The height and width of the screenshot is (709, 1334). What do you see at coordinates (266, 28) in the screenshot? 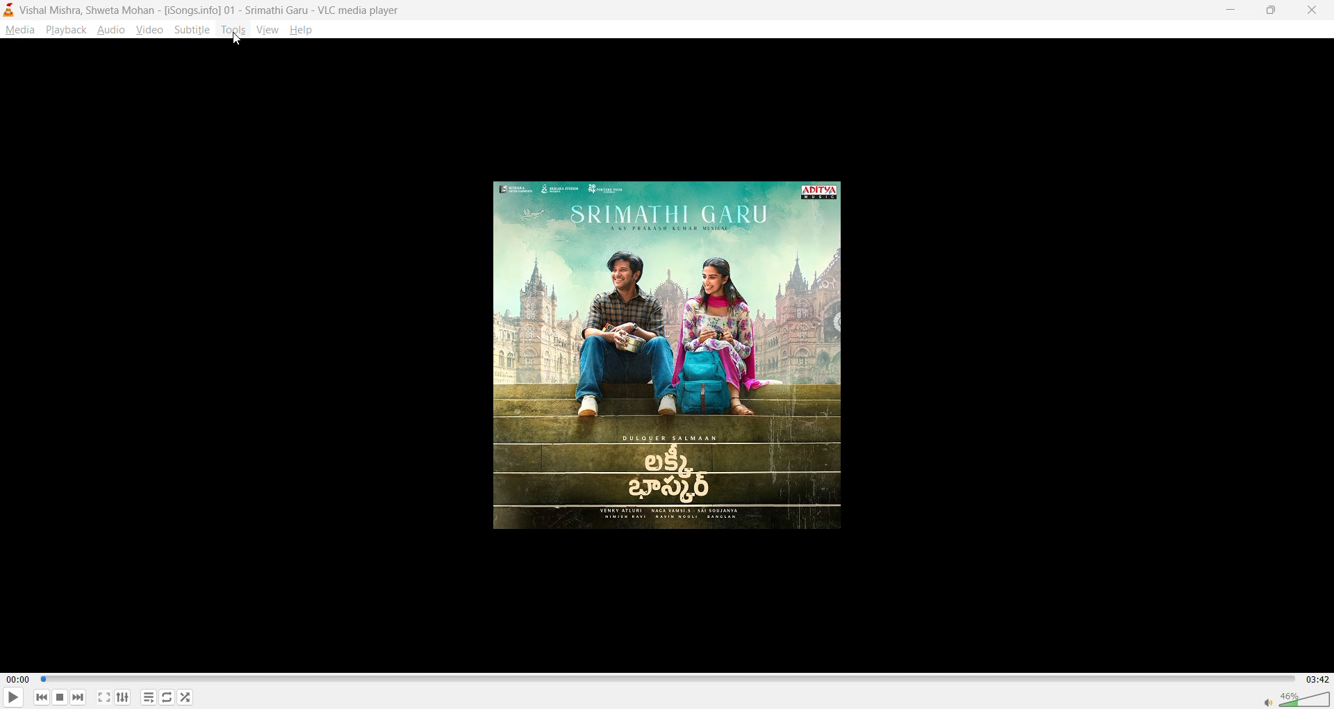
I see `view` at bounding box center [266, 28].